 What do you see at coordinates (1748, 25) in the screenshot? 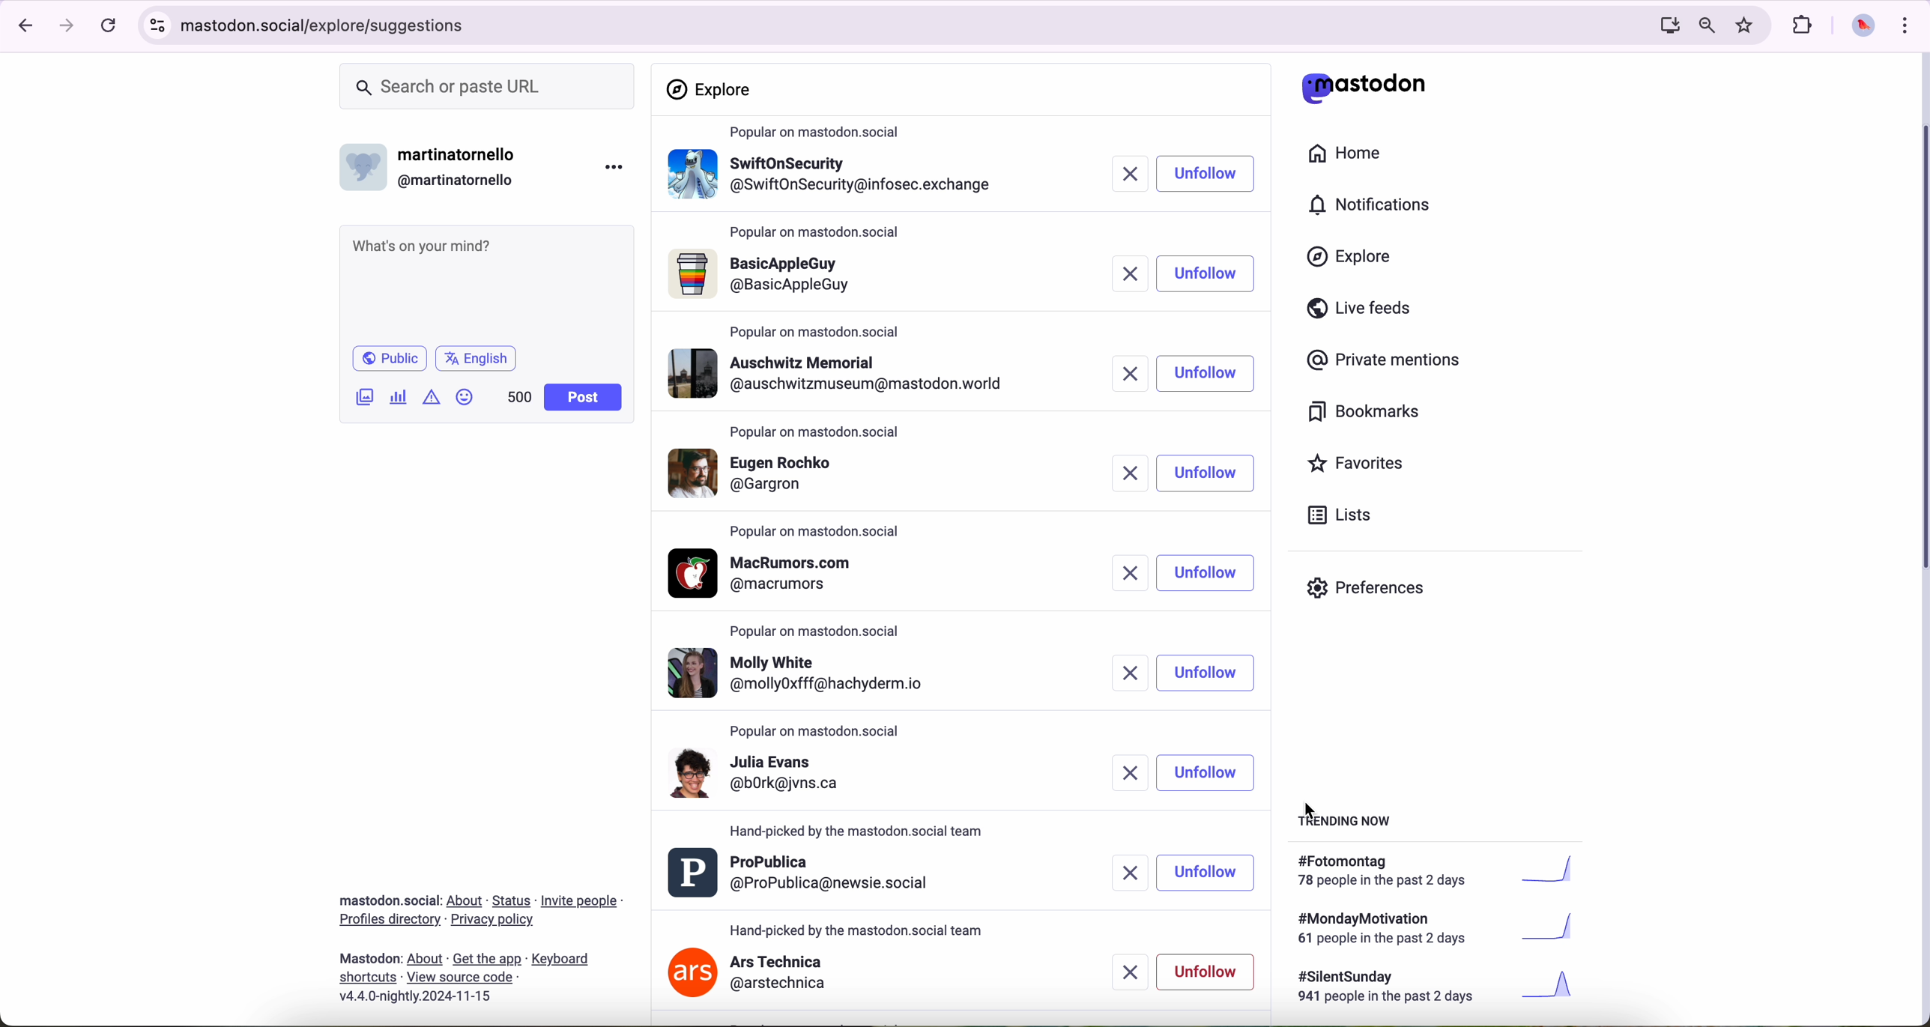
I see `favorites` at bounding box center [1748, 25].